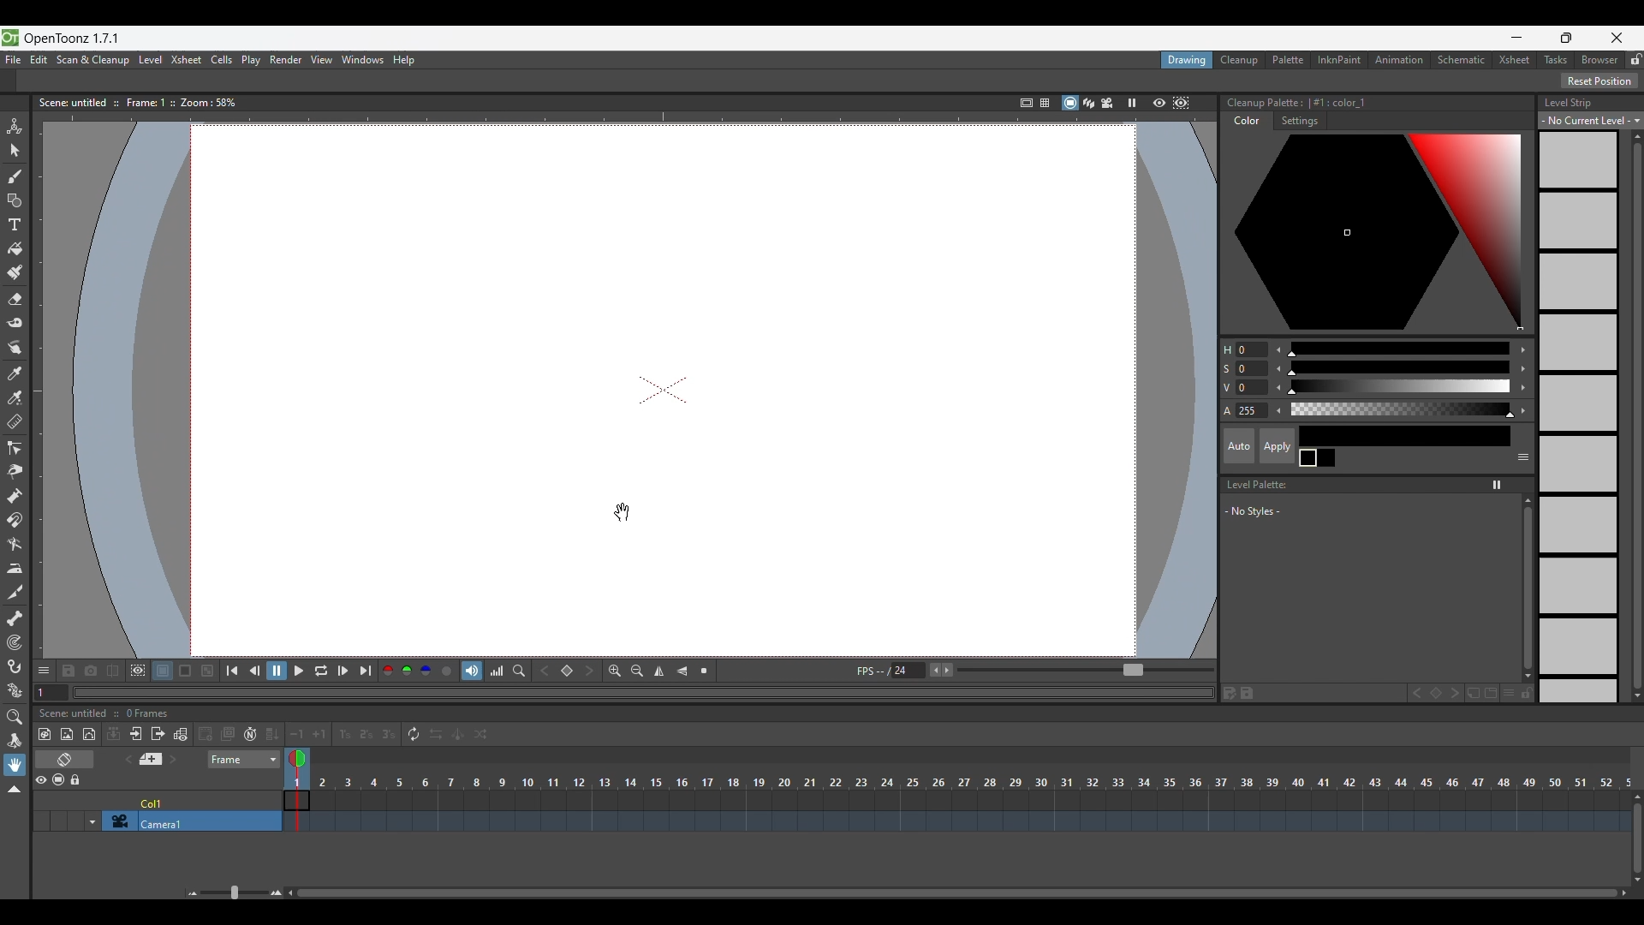 The image size is (1644, 925). What do you see at coordinates (404, 61) in the screenshot?
I see `Help` at bounding box center [404, 61].